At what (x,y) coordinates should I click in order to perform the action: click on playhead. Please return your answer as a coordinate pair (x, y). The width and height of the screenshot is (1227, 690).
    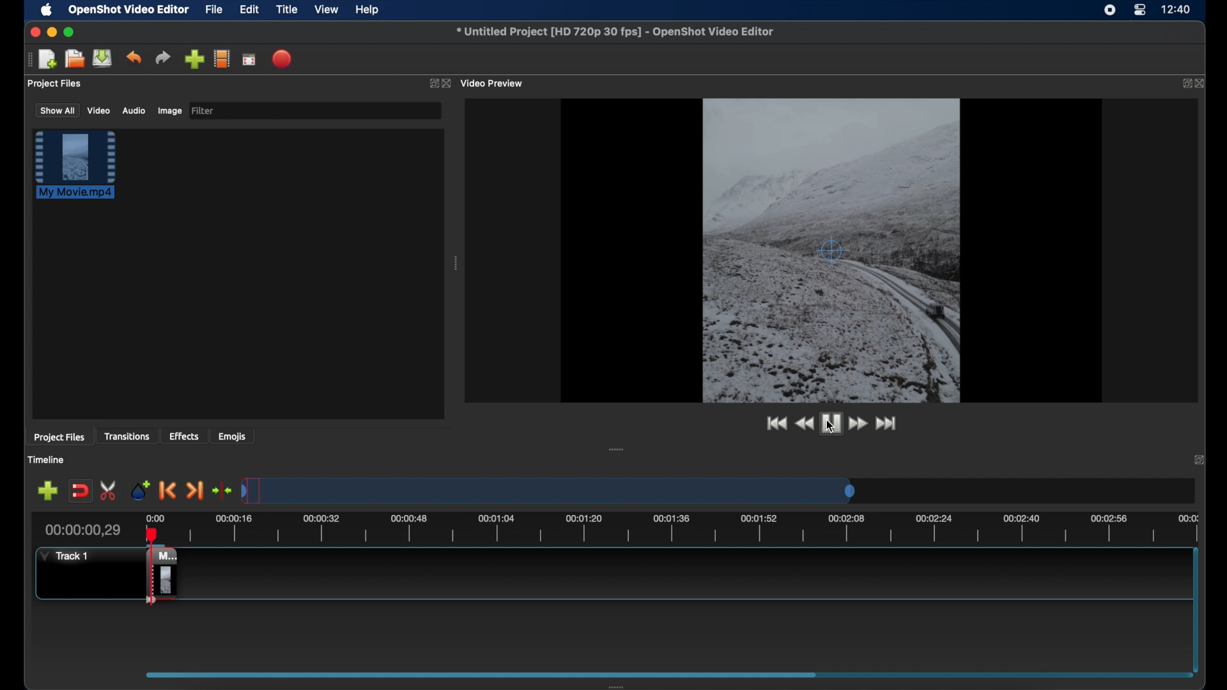
    Looking at the image, I should click on (148, 532).